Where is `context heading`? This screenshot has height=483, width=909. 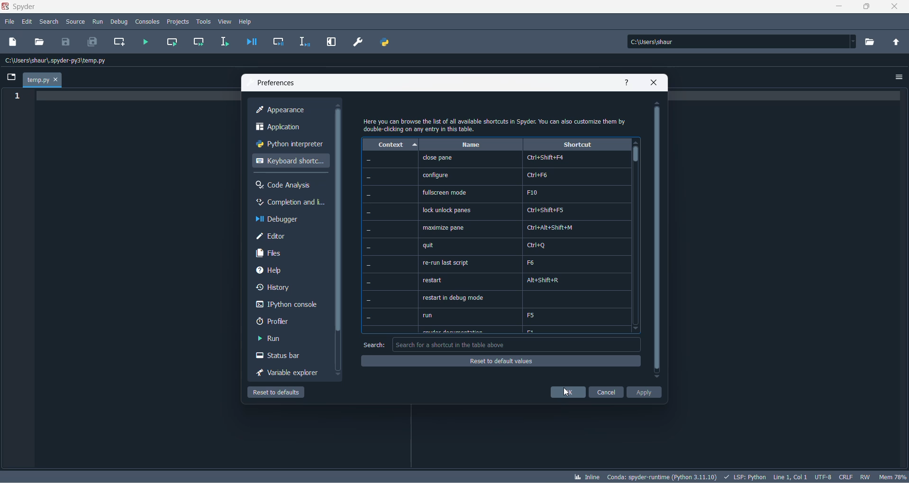 context heading is located at coordinates (391, 145).